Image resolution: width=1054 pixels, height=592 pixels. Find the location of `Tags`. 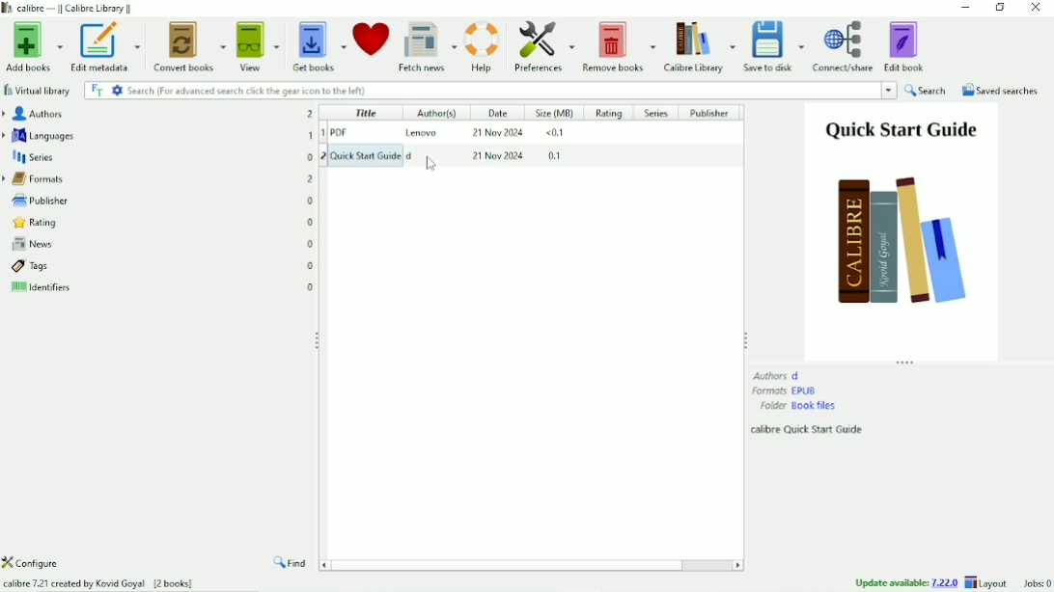

Tags is located at coordinates (162, 266).